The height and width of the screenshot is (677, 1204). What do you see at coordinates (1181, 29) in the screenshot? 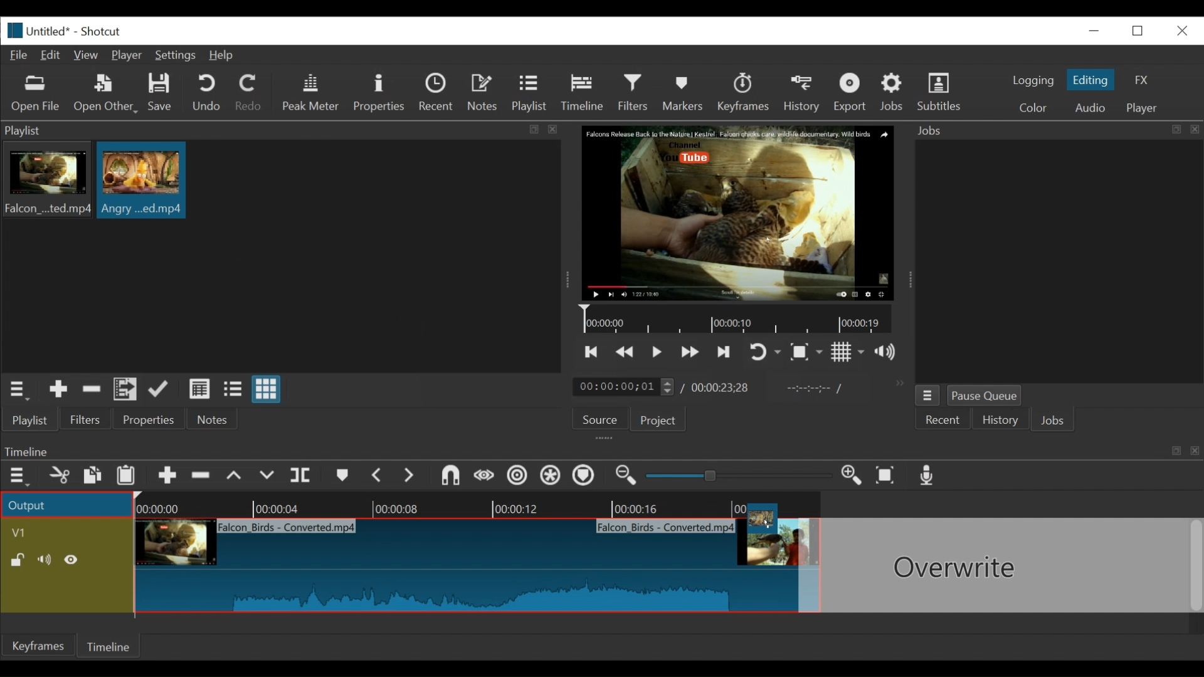
I see `close` at bounding box center [1181, 29].